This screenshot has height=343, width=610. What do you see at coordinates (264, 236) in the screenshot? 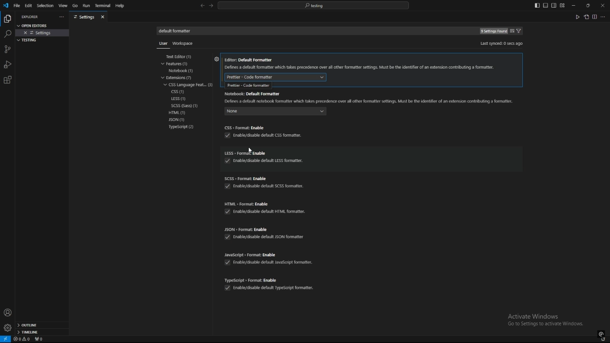
I see `enable /disable default json formatter` at bounding box center [264, 236].